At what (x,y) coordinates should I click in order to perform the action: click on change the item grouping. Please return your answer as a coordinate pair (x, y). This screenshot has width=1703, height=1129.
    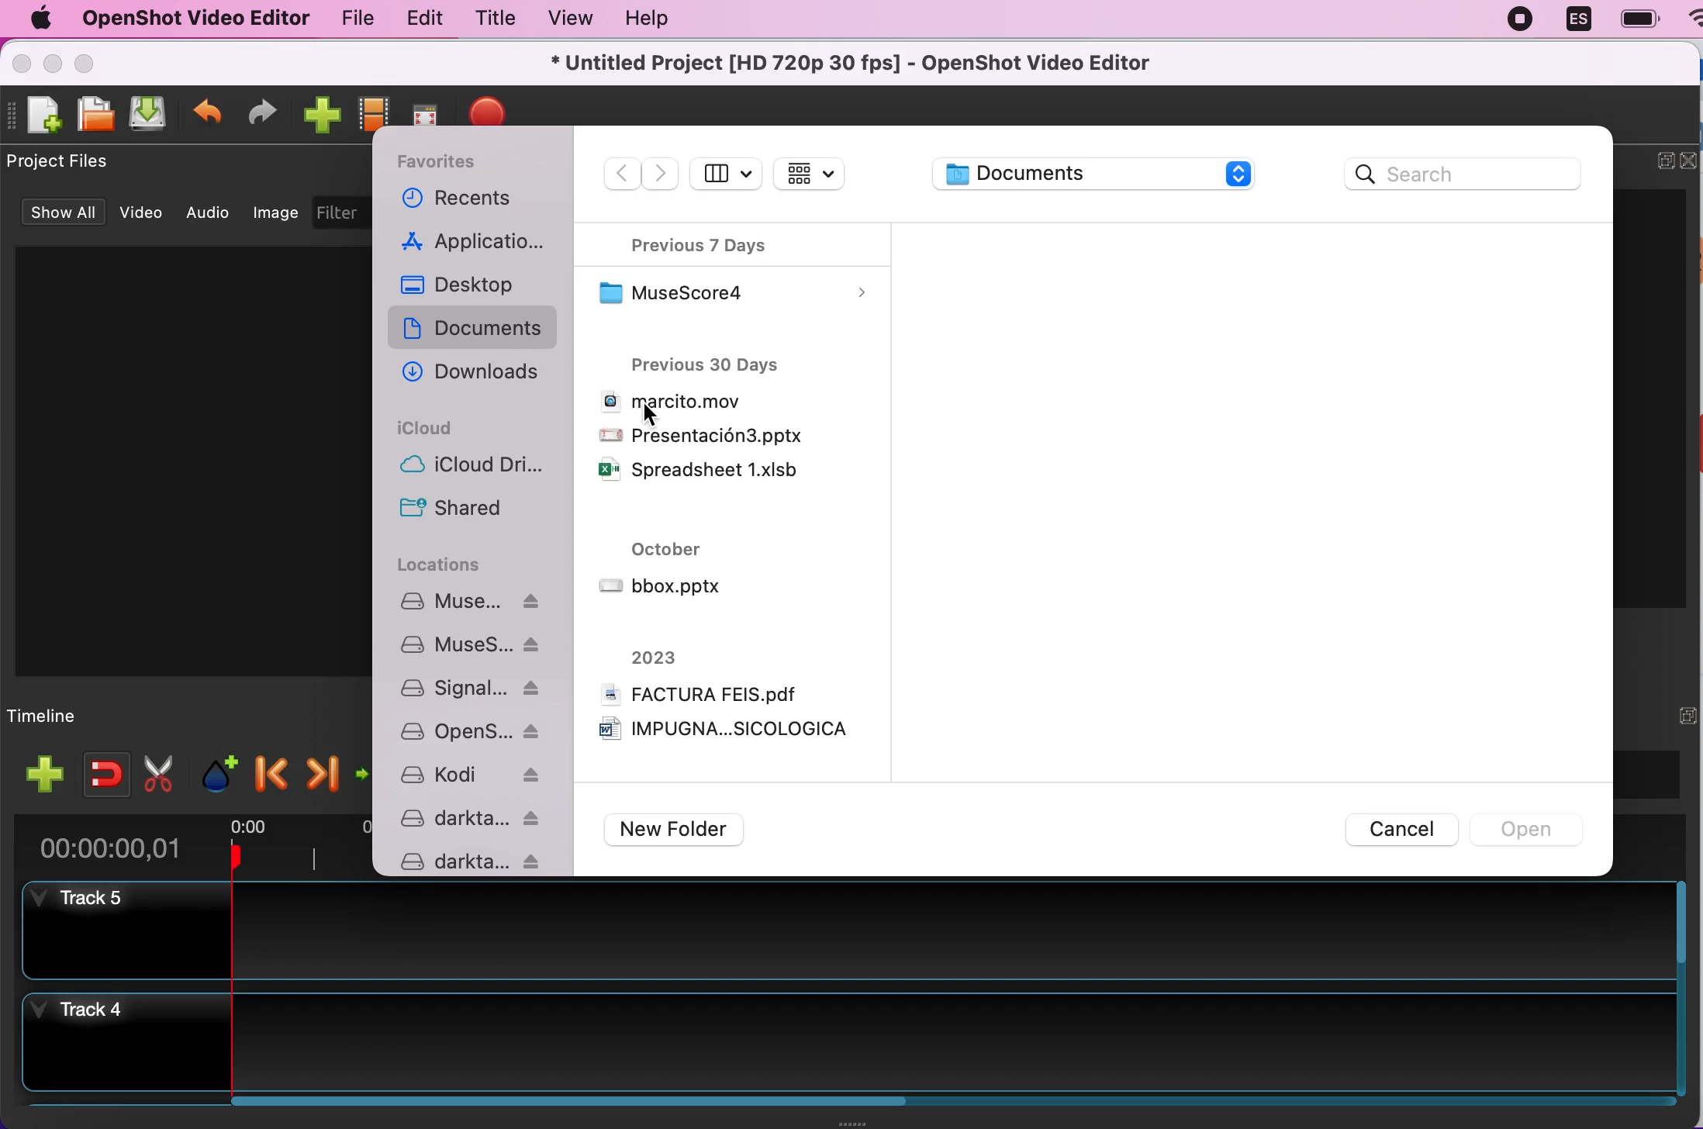
    Looking at the image, I should click on (811, 177).